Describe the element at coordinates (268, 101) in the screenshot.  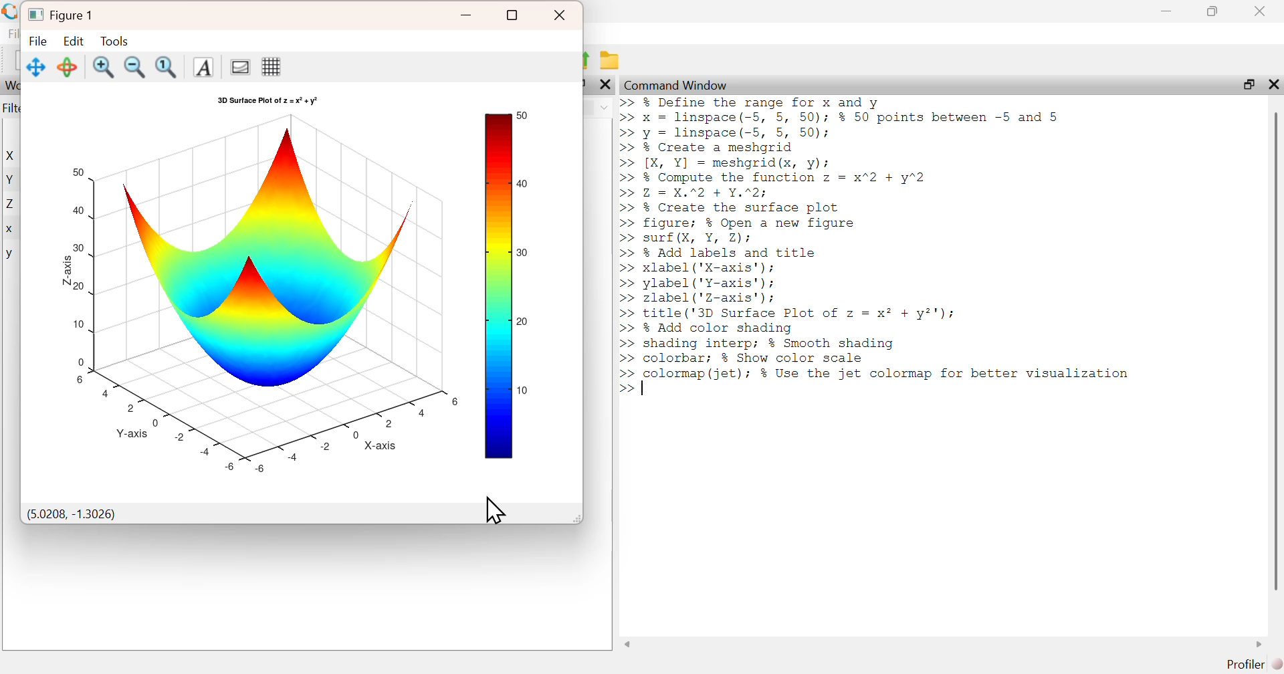
I see `3D Surface Plot of z =x2 + y2` at that location.